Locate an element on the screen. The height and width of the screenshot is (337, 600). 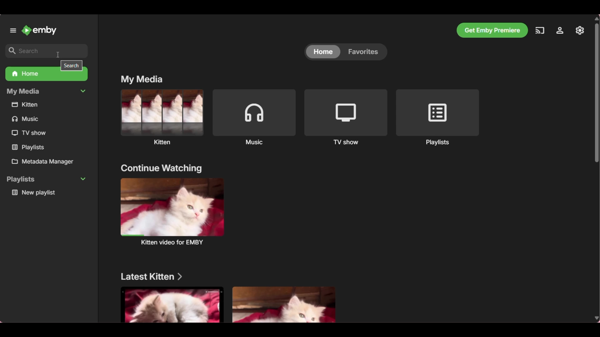
Kitten  is located at coordinates (162, 116).